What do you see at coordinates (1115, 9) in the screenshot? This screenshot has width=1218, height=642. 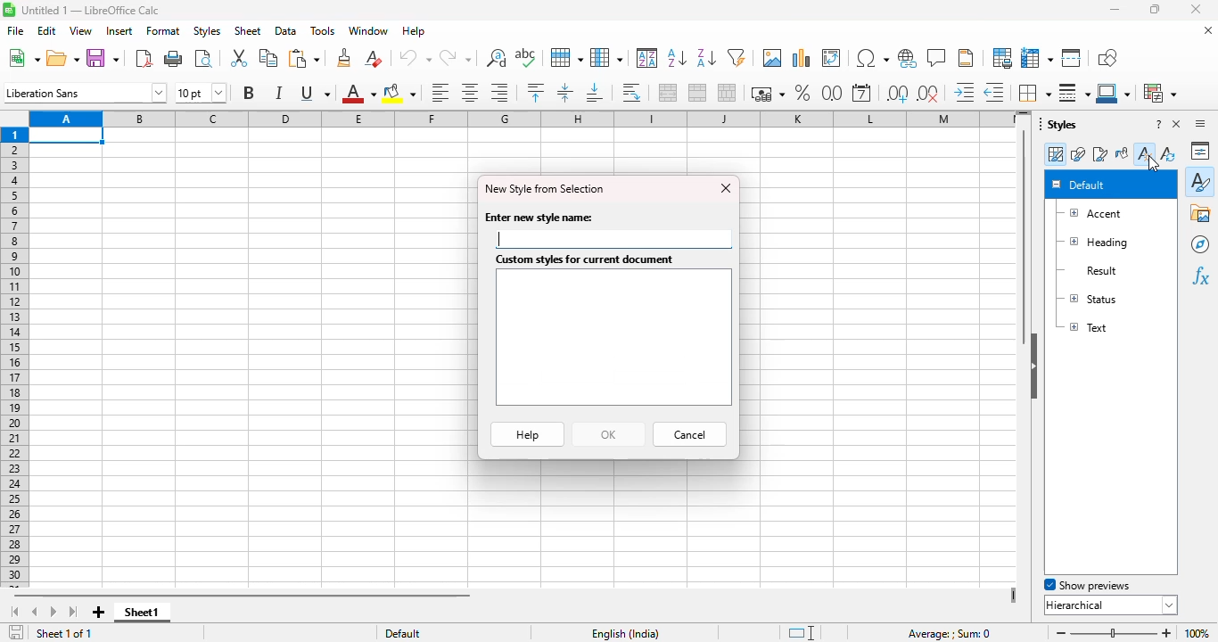 I see `minimize` at bounding box center [1115, 9].